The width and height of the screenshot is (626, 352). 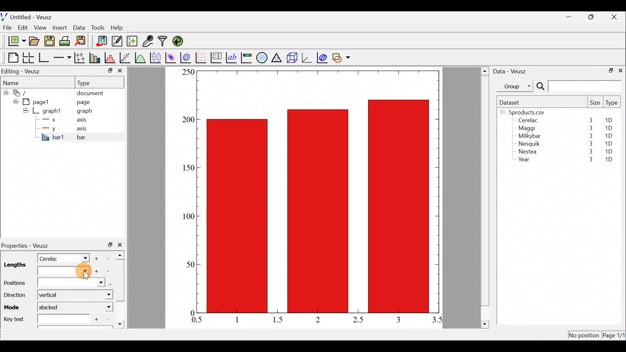 I want to click on Base graph, so click(x=44, y=58).